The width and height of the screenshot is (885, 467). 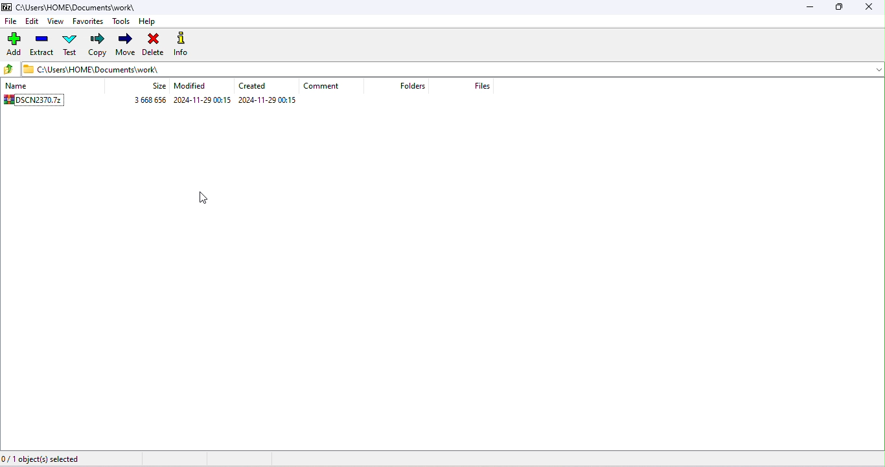 What do you see at coordinates (814, 8) in the screenshot?
I see `minimize` at bounding box center [814, 8].